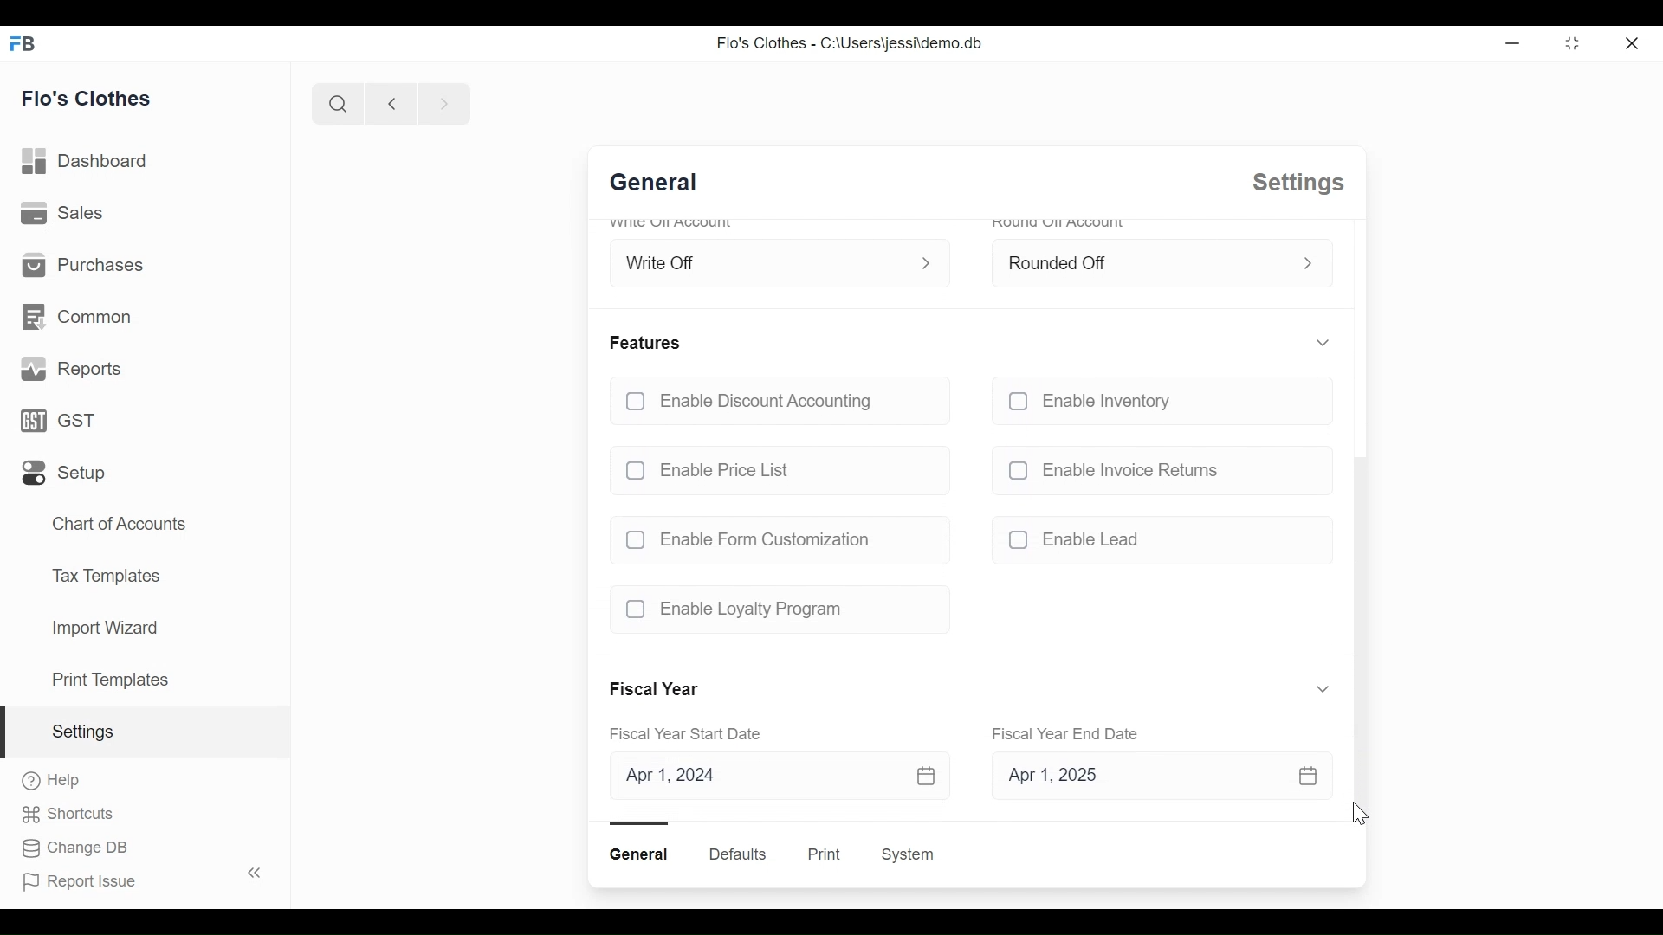 This screenshot has height=935, width=1663. I want to click on Fiscal Year End Date, so click(1068, 733).